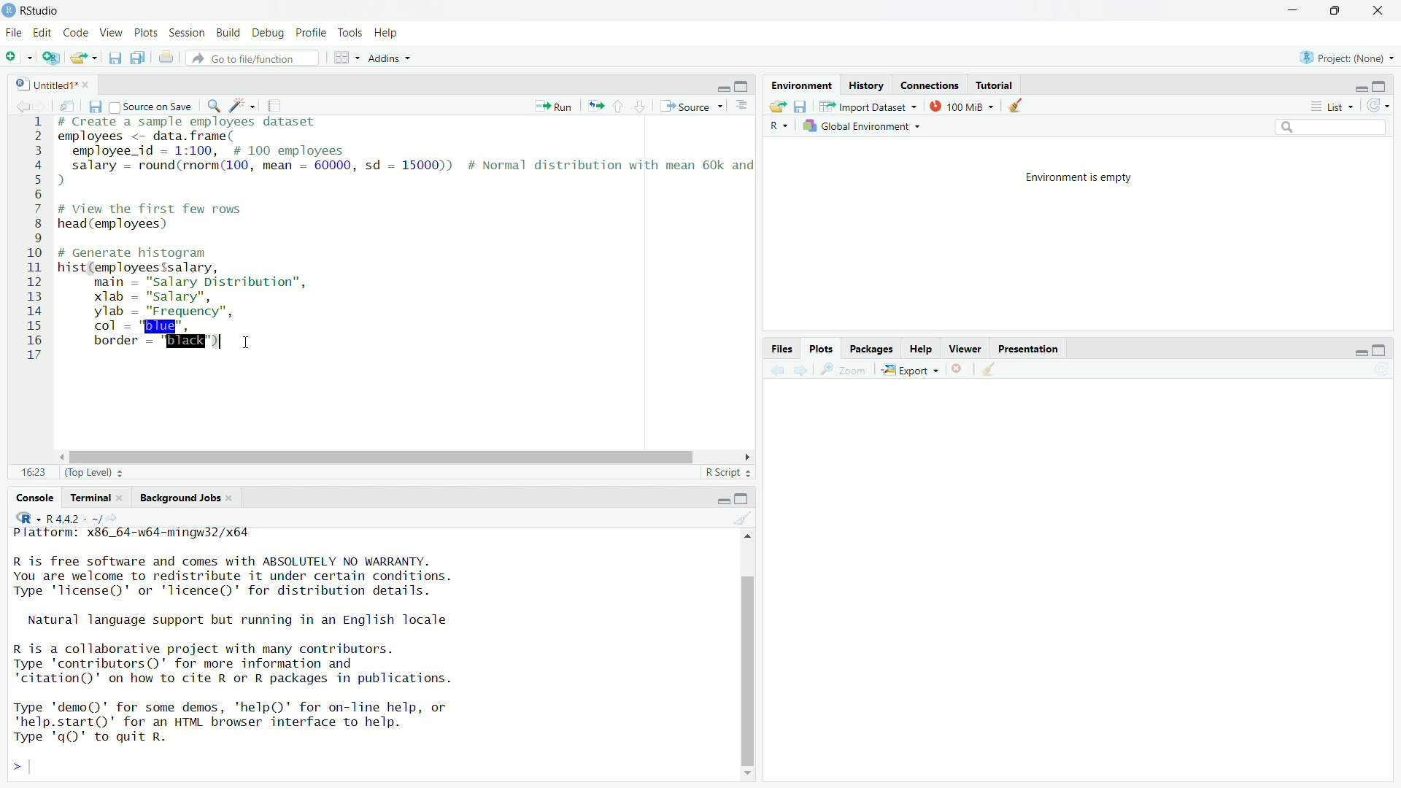 This screenshot has width=1401, height=788. What do you see at coordinates (348, 58) in the screenshot?
I see `grid` at bounding box center [348, 58].